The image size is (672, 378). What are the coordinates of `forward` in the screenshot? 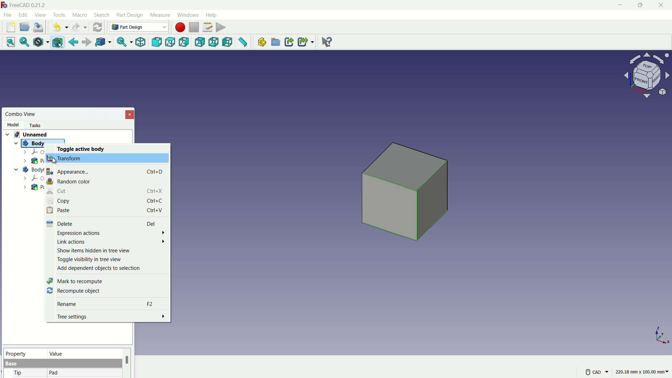 It's located at (86, 43).